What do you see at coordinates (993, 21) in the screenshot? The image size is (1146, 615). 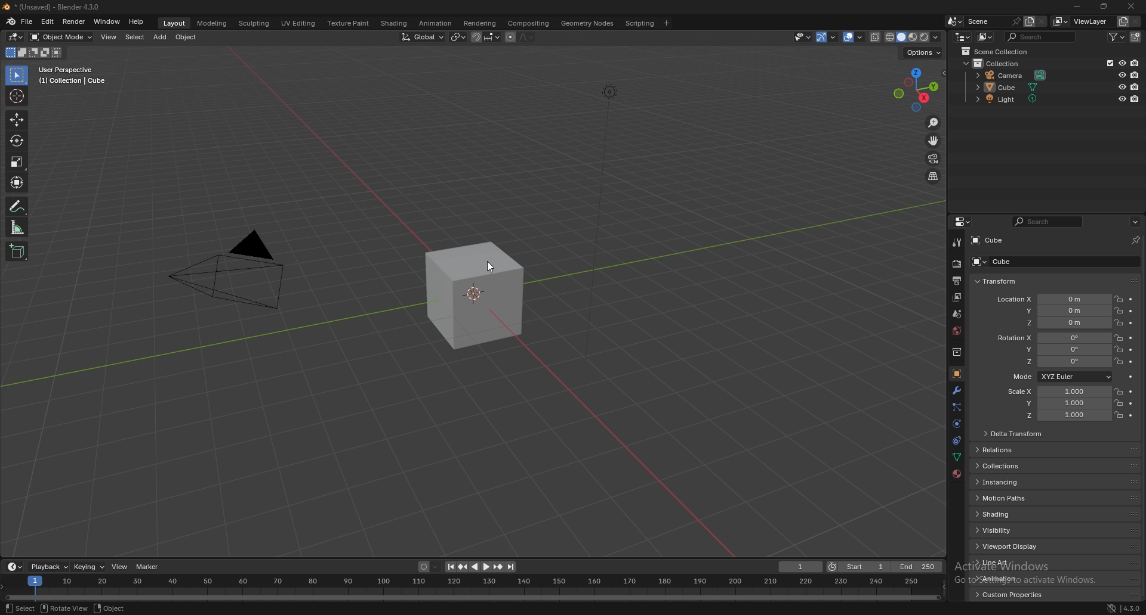 I see `scene` at bounding box center [993, 21].